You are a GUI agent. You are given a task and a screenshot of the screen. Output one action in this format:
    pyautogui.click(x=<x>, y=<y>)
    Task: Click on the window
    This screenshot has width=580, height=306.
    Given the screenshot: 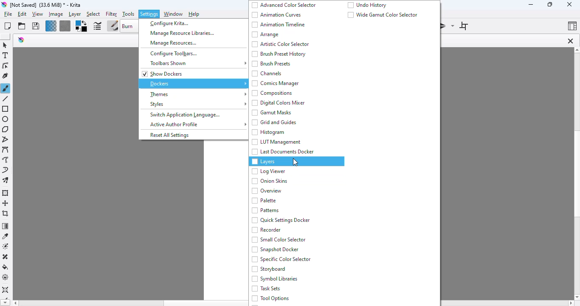 What is the action you would take?
    pyautogui.click(x=173, y=14)
    